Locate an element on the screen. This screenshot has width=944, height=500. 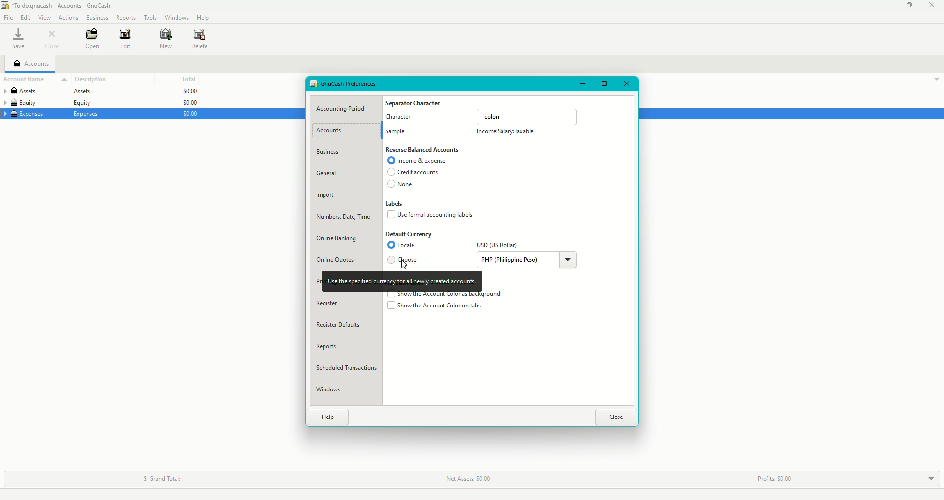
Income and Expenses is located at coordinates (419, 161).